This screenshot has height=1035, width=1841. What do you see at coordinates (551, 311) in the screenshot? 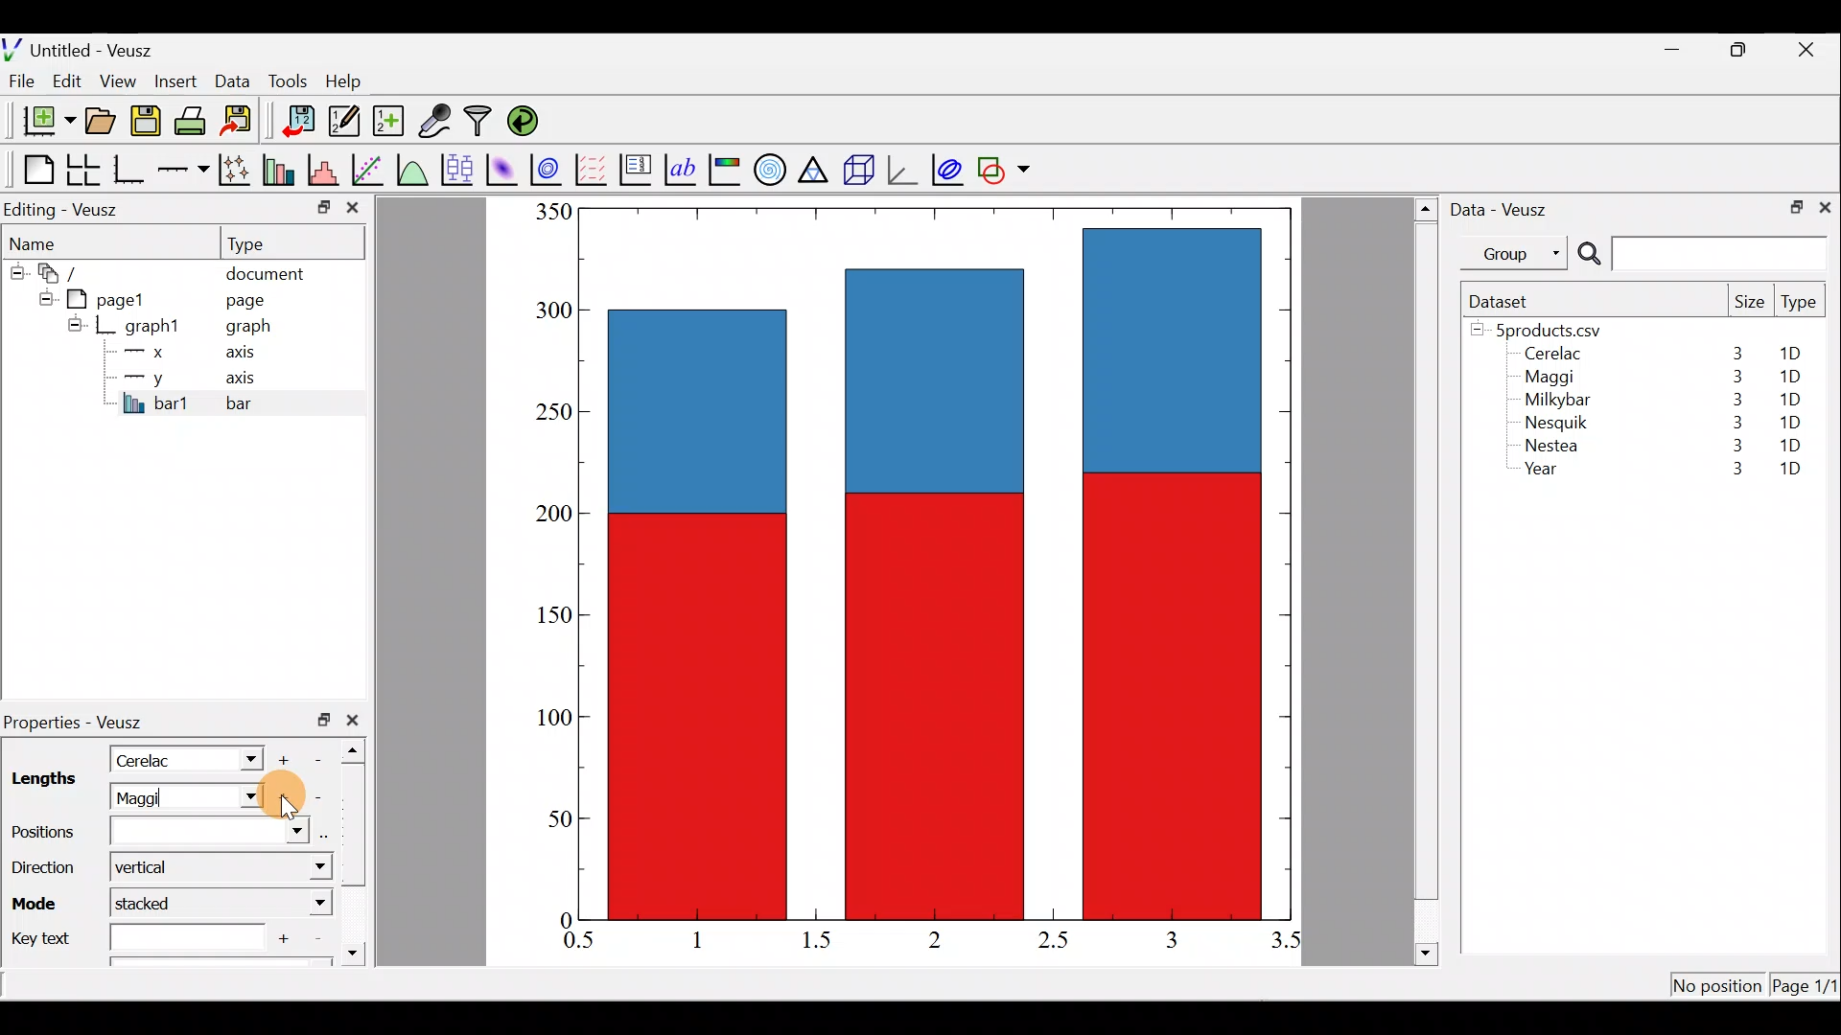
I see `300` at bounding box center [551, 311].